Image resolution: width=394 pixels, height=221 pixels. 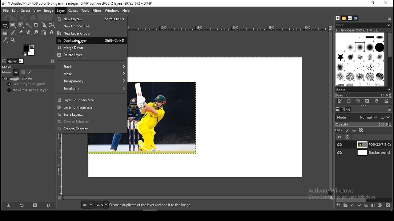 What do you see at coordinates (356, 18) in the screenshot?
I see `document history` at bounding box center [356, 18].